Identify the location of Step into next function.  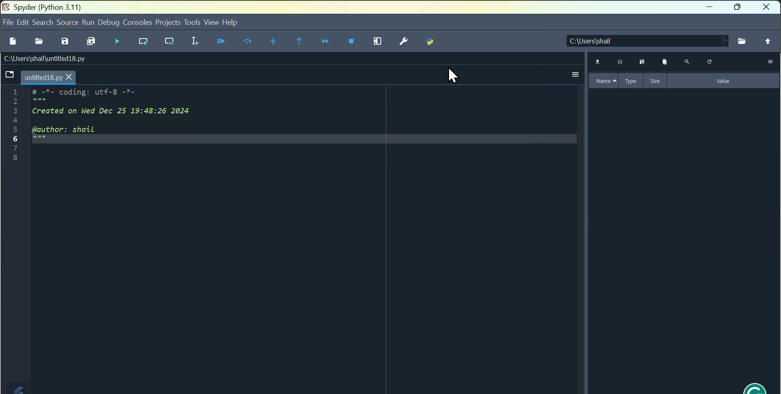
(272, 42).